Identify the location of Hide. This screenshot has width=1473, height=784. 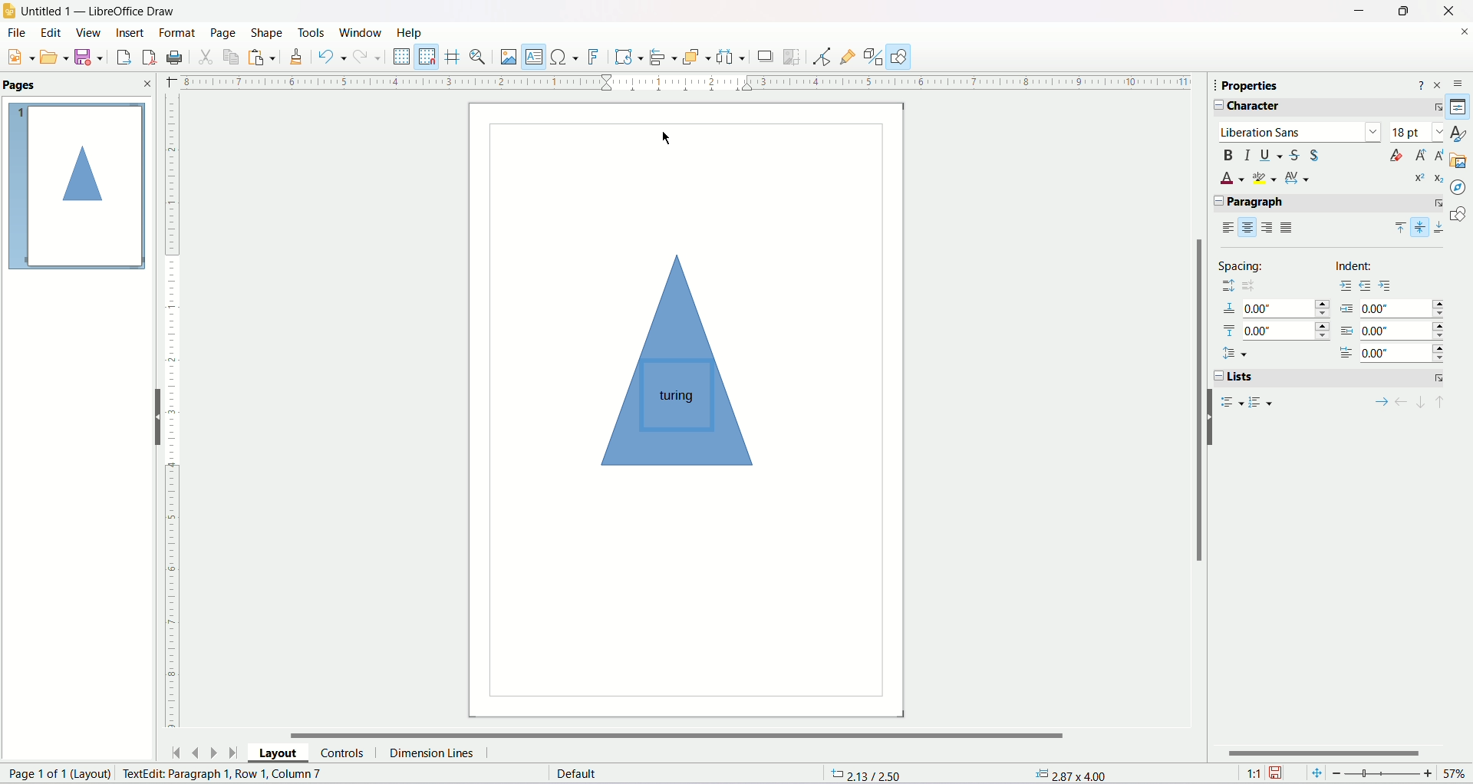
(1214, 416).